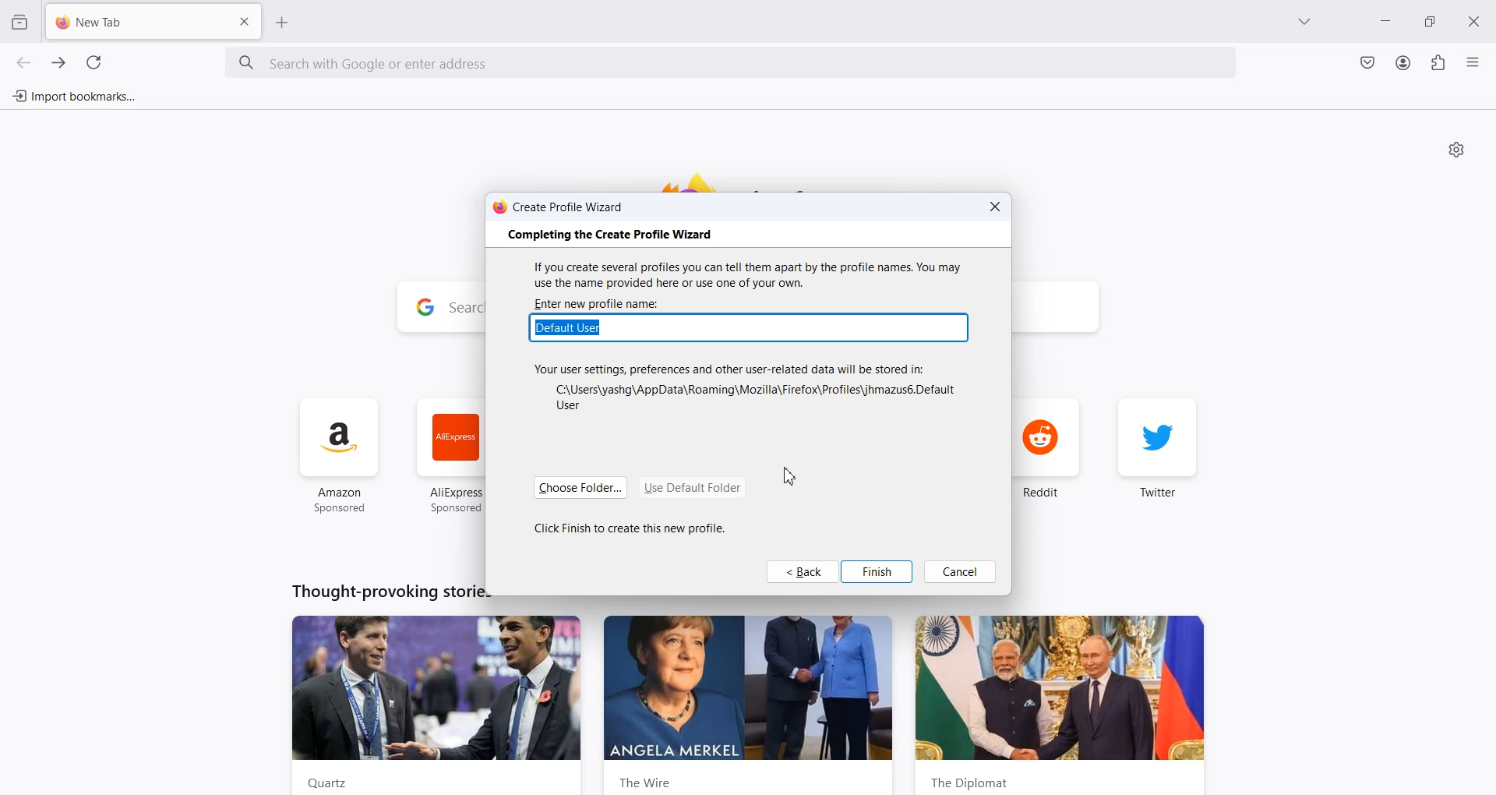  Describe the element at coordinates (1438, 63) in the screenshot. I see `Extensions` at that location.